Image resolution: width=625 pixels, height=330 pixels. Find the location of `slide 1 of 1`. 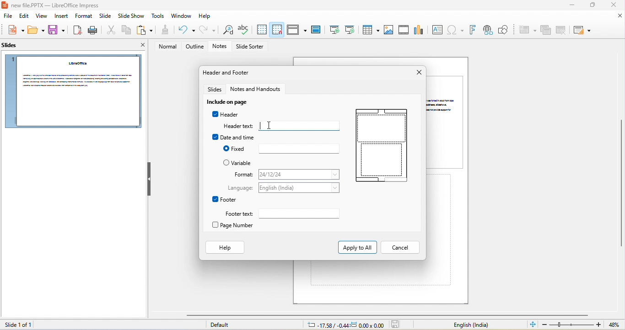

slide 1 of 1 is located at coordinates (17, 325).